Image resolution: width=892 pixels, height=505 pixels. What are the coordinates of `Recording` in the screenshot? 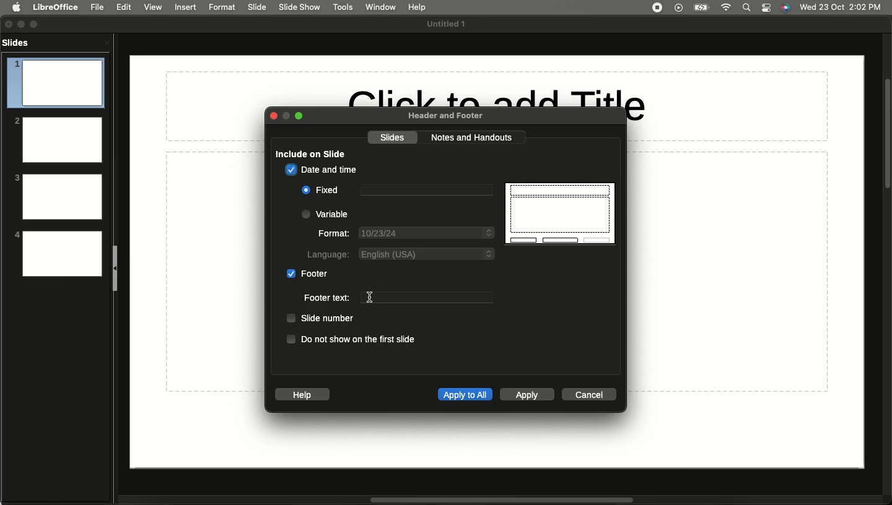 It's located at (657, 7).